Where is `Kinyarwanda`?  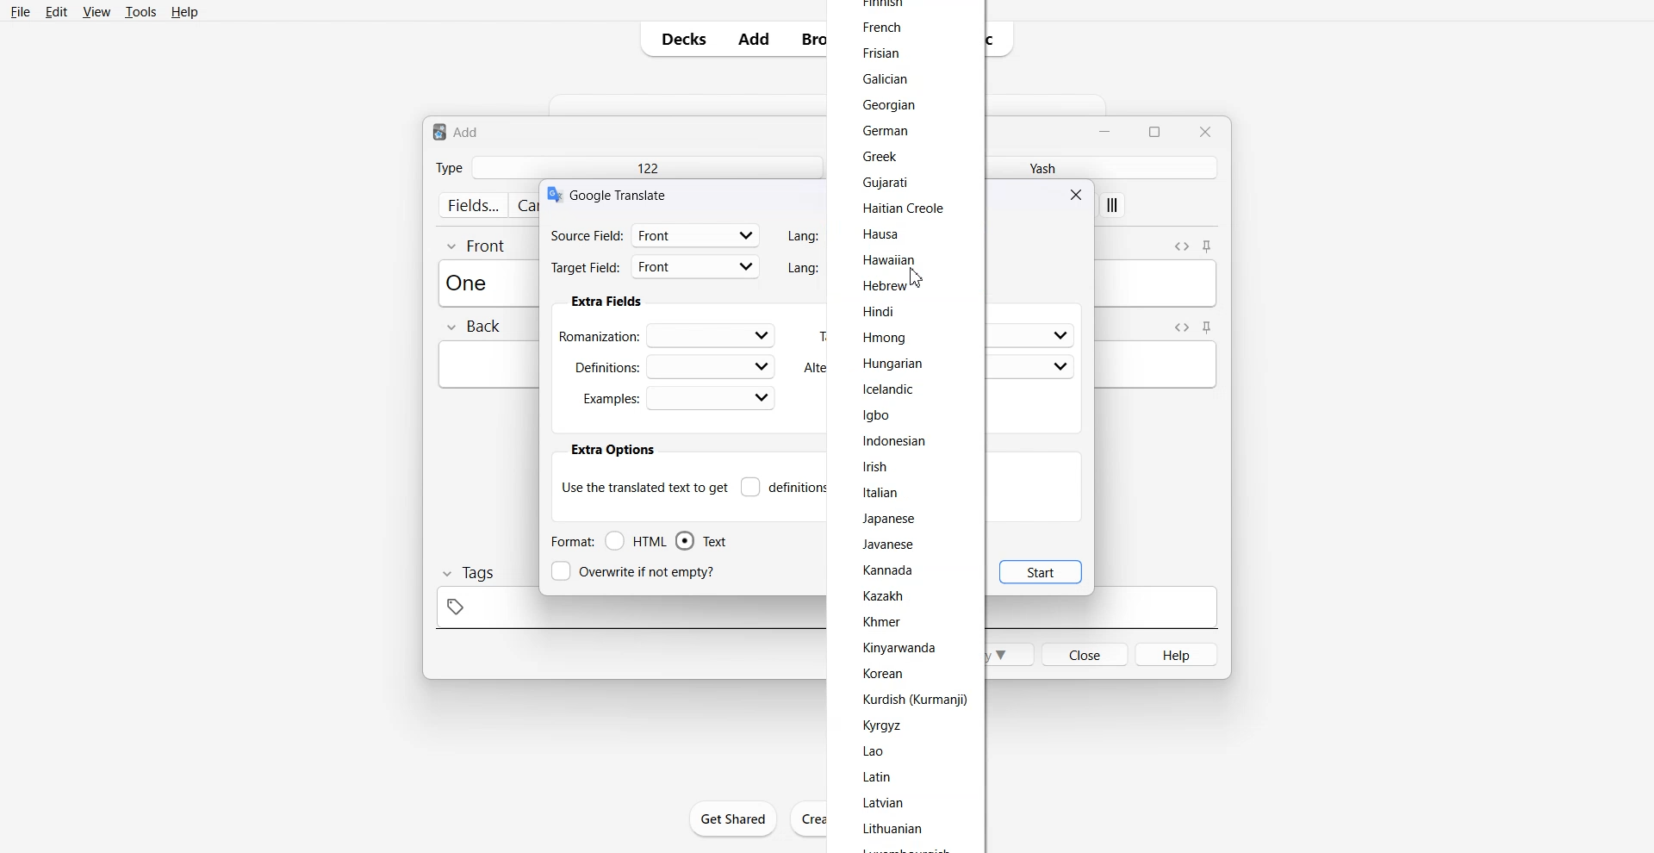 Kinyarwanda is located at coordinates (902, 647).